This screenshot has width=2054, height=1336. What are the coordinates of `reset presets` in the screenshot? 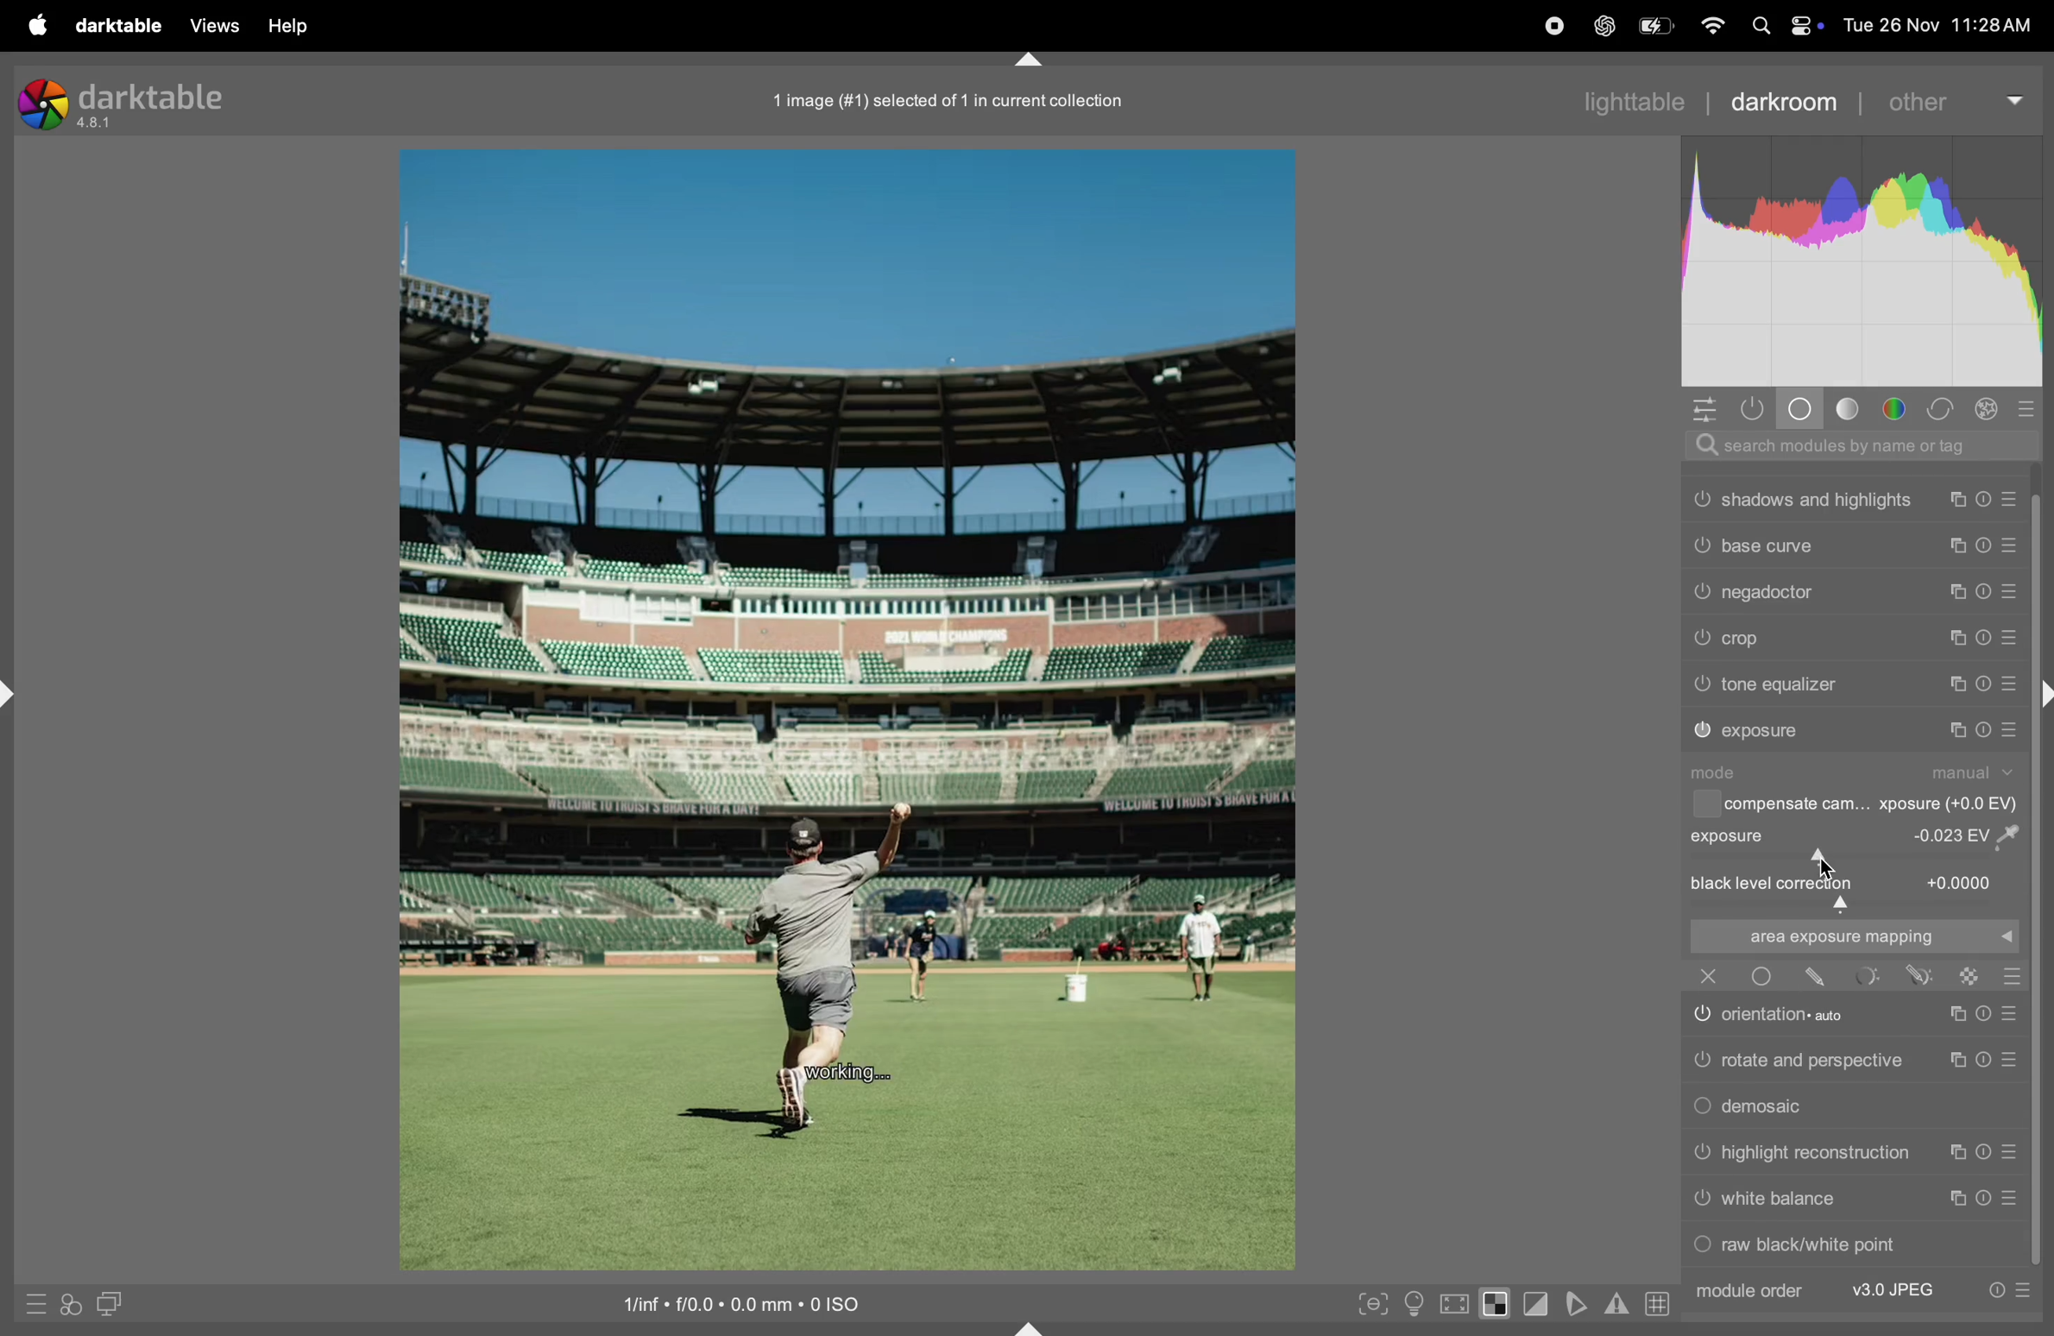 It's located at (1987, 500).